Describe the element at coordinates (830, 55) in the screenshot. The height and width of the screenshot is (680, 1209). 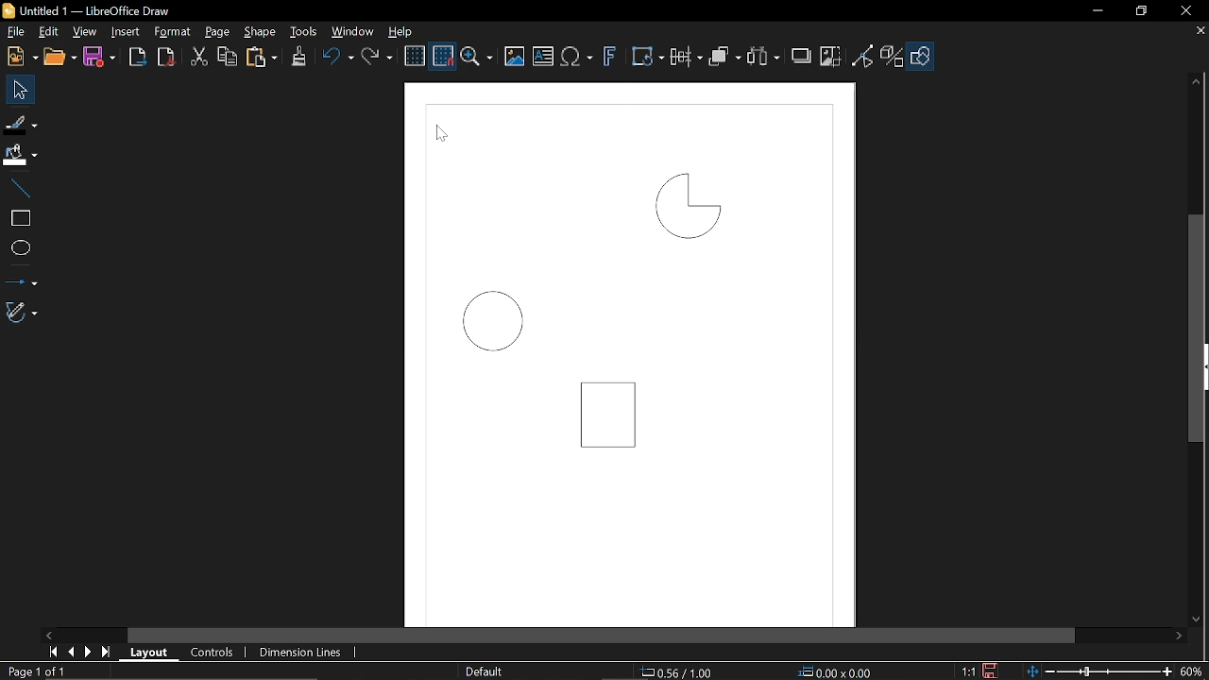
I see `Crop` at that location.